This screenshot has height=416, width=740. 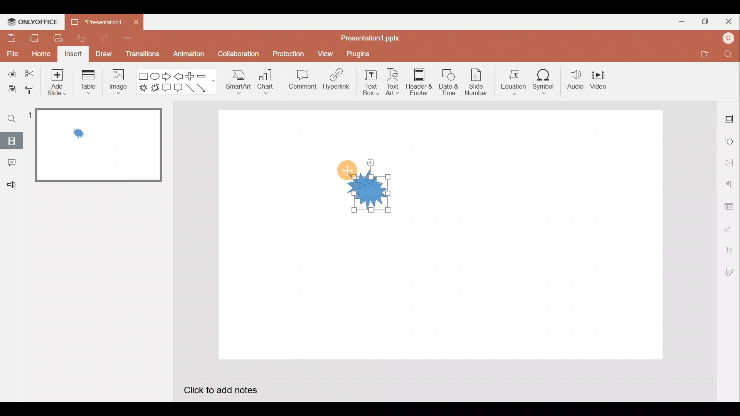 What do you see at coordinates (179, 76) in the screenshot?
I see `Left arrow` at bounding box center [179, 76].